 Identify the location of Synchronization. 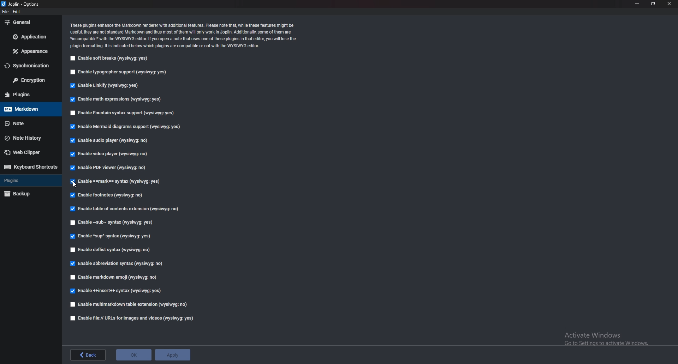
(31, 65).